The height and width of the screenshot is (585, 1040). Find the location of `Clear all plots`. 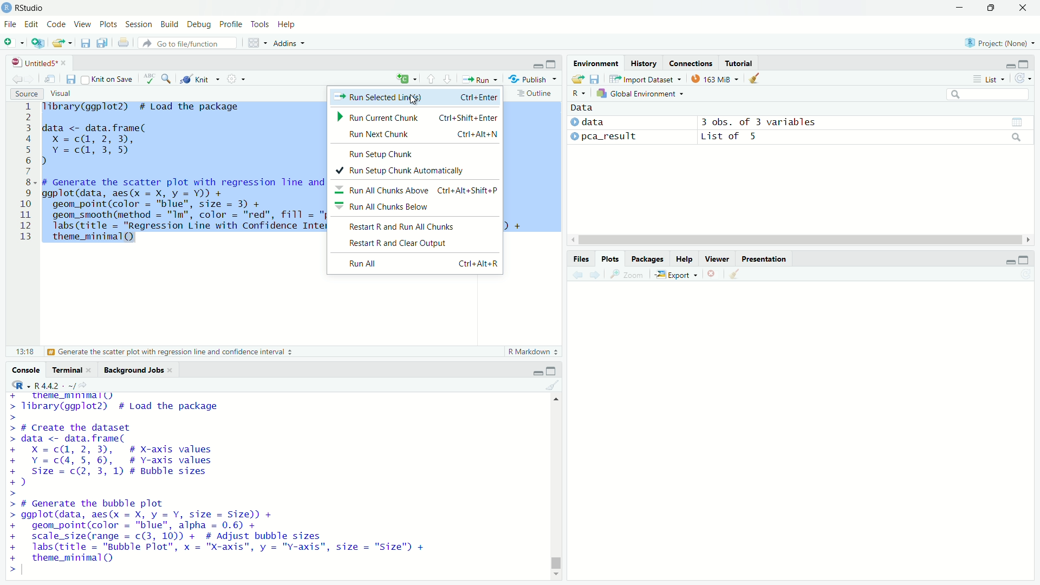

Clear all plots is located at coordinates (734, 274).